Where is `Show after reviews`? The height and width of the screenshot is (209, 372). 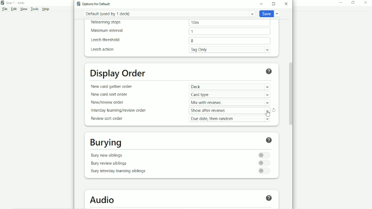
Show after reviews is located at coordinates (230, 111).